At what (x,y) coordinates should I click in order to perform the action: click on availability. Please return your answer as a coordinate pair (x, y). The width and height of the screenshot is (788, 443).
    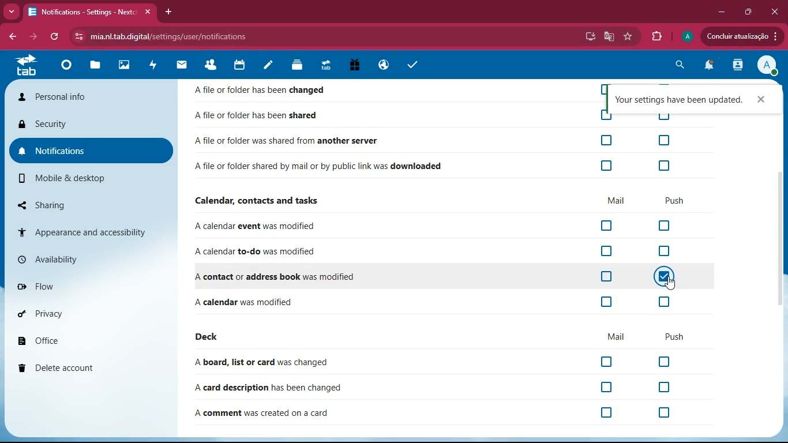
    Looking at the image, I should click on (85, 258).